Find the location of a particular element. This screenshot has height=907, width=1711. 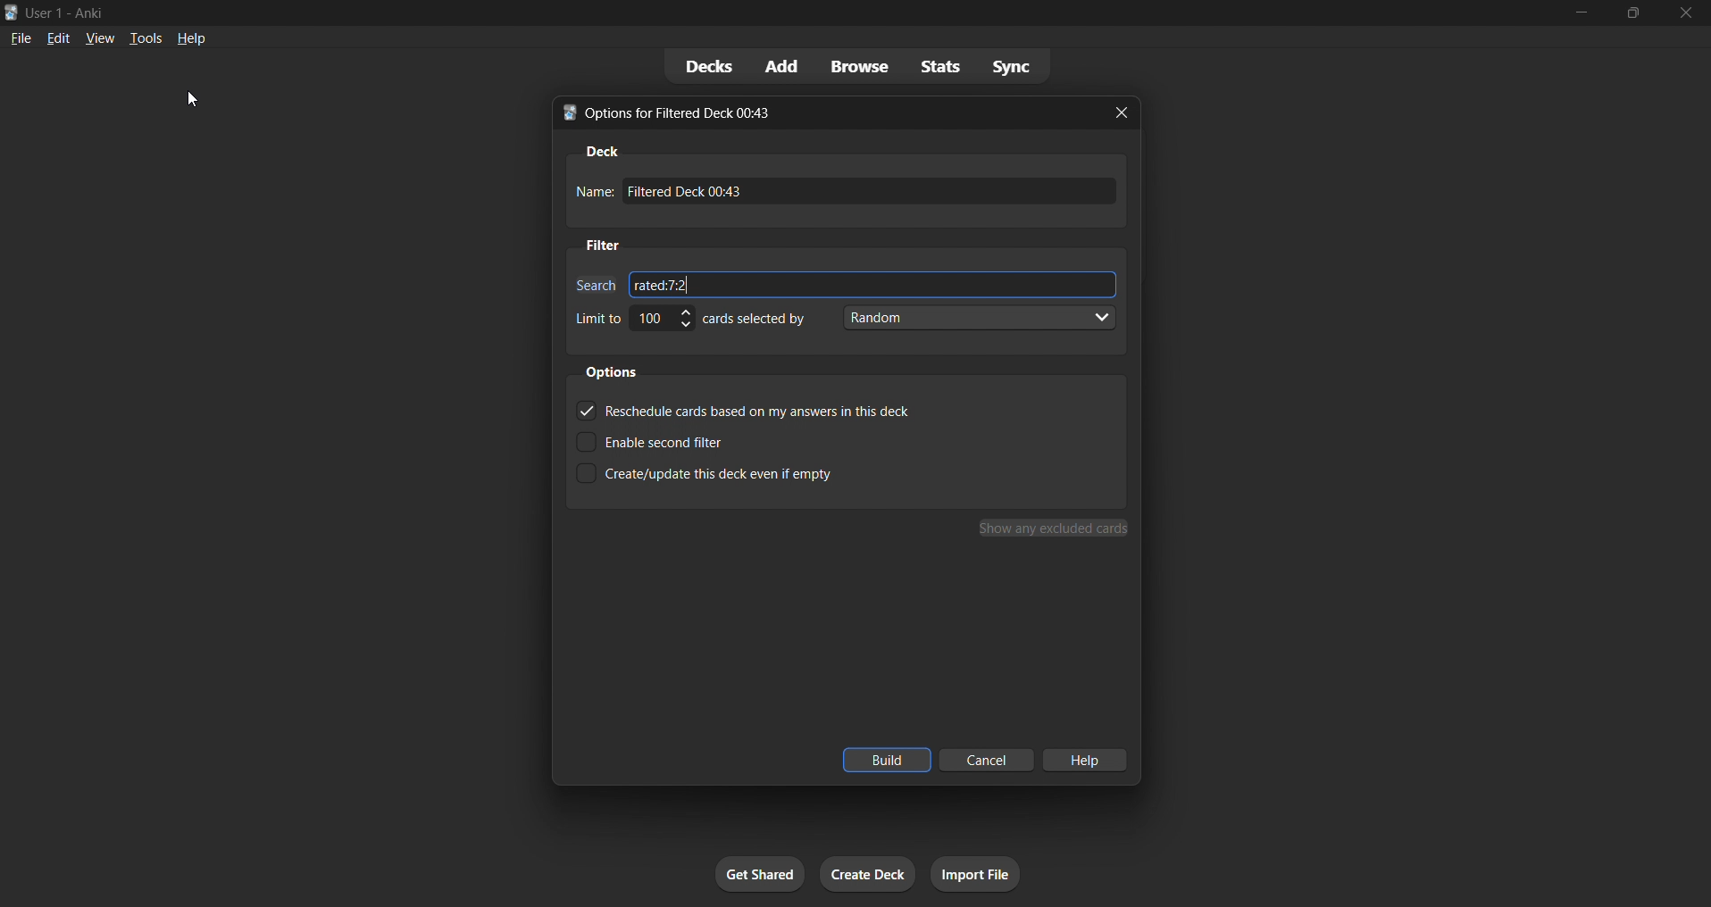

Enable second filter is located at coordinates (682, 438).